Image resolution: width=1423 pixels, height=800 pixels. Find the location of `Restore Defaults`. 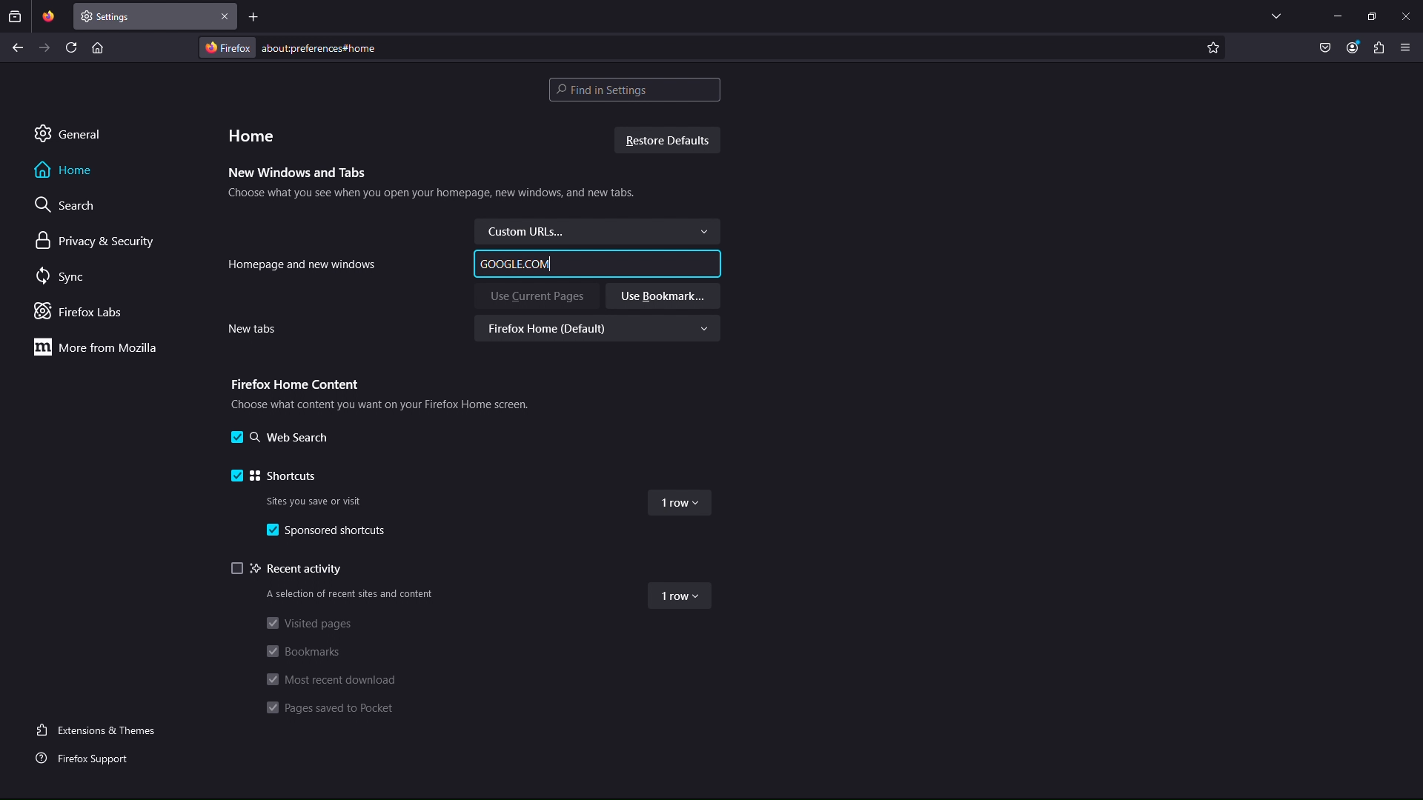

Restore Defaults is located at coordinates (670, 141).